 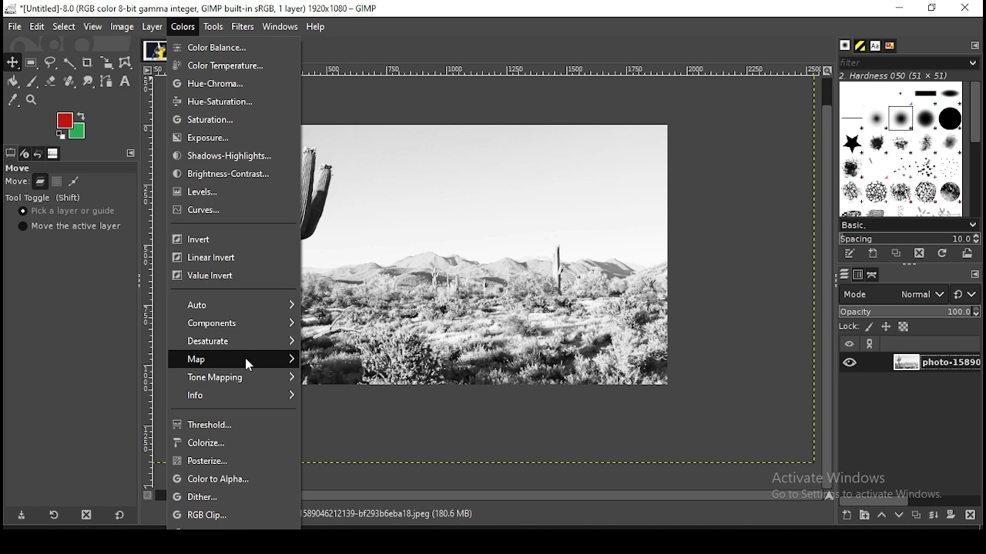 I want to click on move layers, so click(x=40, y=181).